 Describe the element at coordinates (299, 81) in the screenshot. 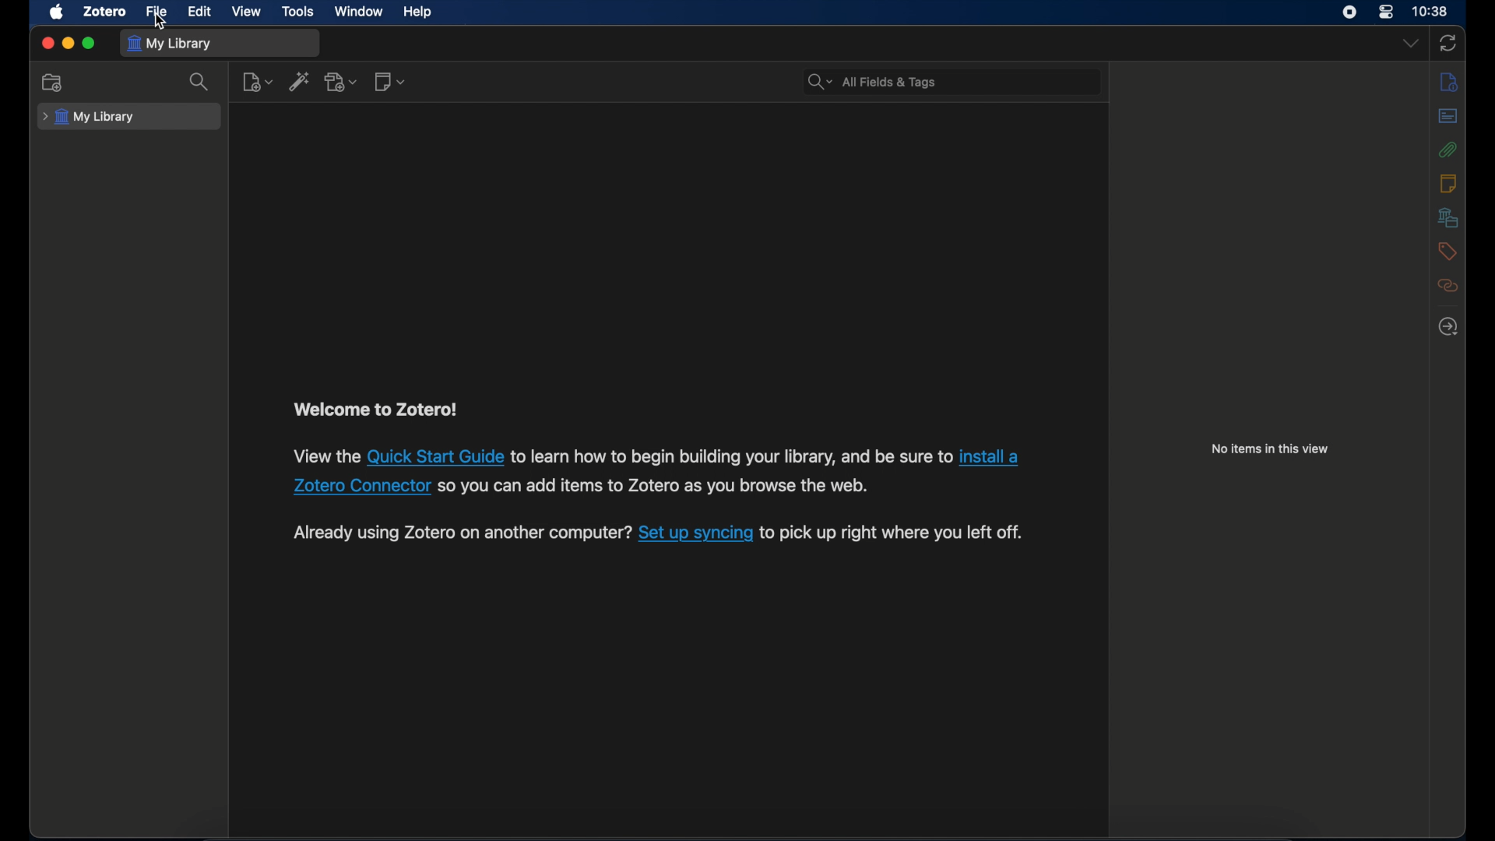

I see `add item by identifier` at that location.